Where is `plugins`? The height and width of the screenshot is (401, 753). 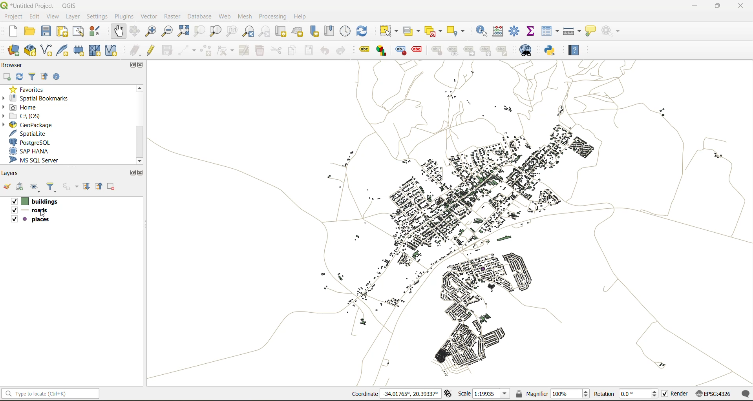
plugins is located at coordinates (125, 16).